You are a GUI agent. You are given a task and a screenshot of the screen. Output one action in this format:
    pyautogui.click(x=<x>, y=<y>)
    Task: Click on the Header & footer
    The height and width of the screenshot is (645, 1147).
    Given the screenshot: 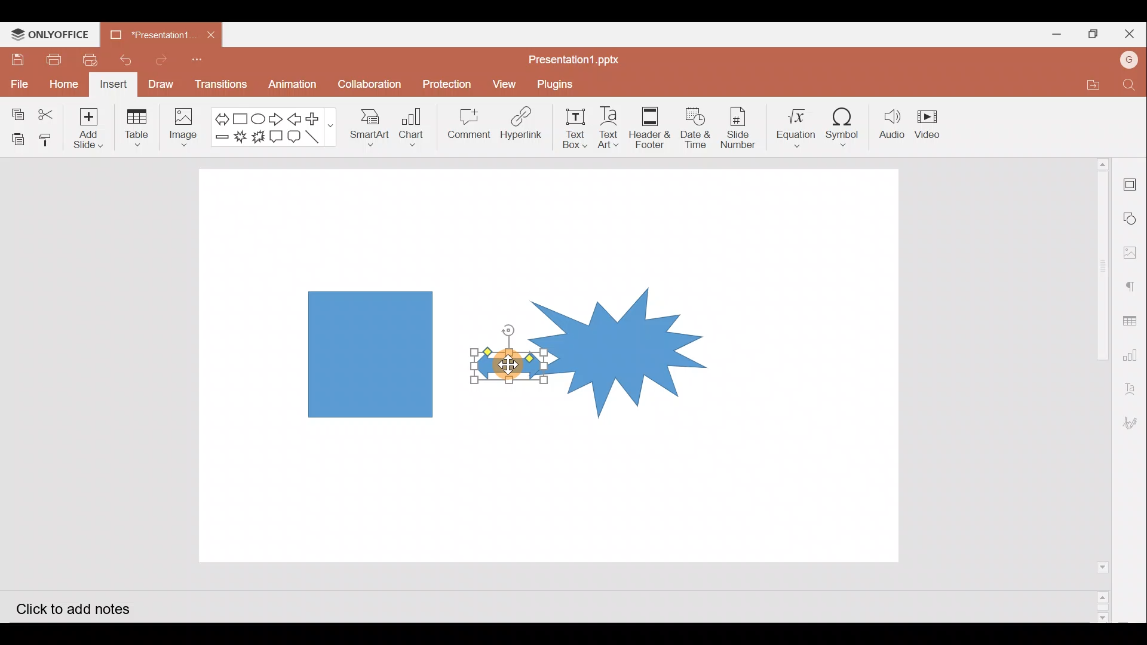 What is the action you would take?
    pyautogui.click(x=652, y=127)
    